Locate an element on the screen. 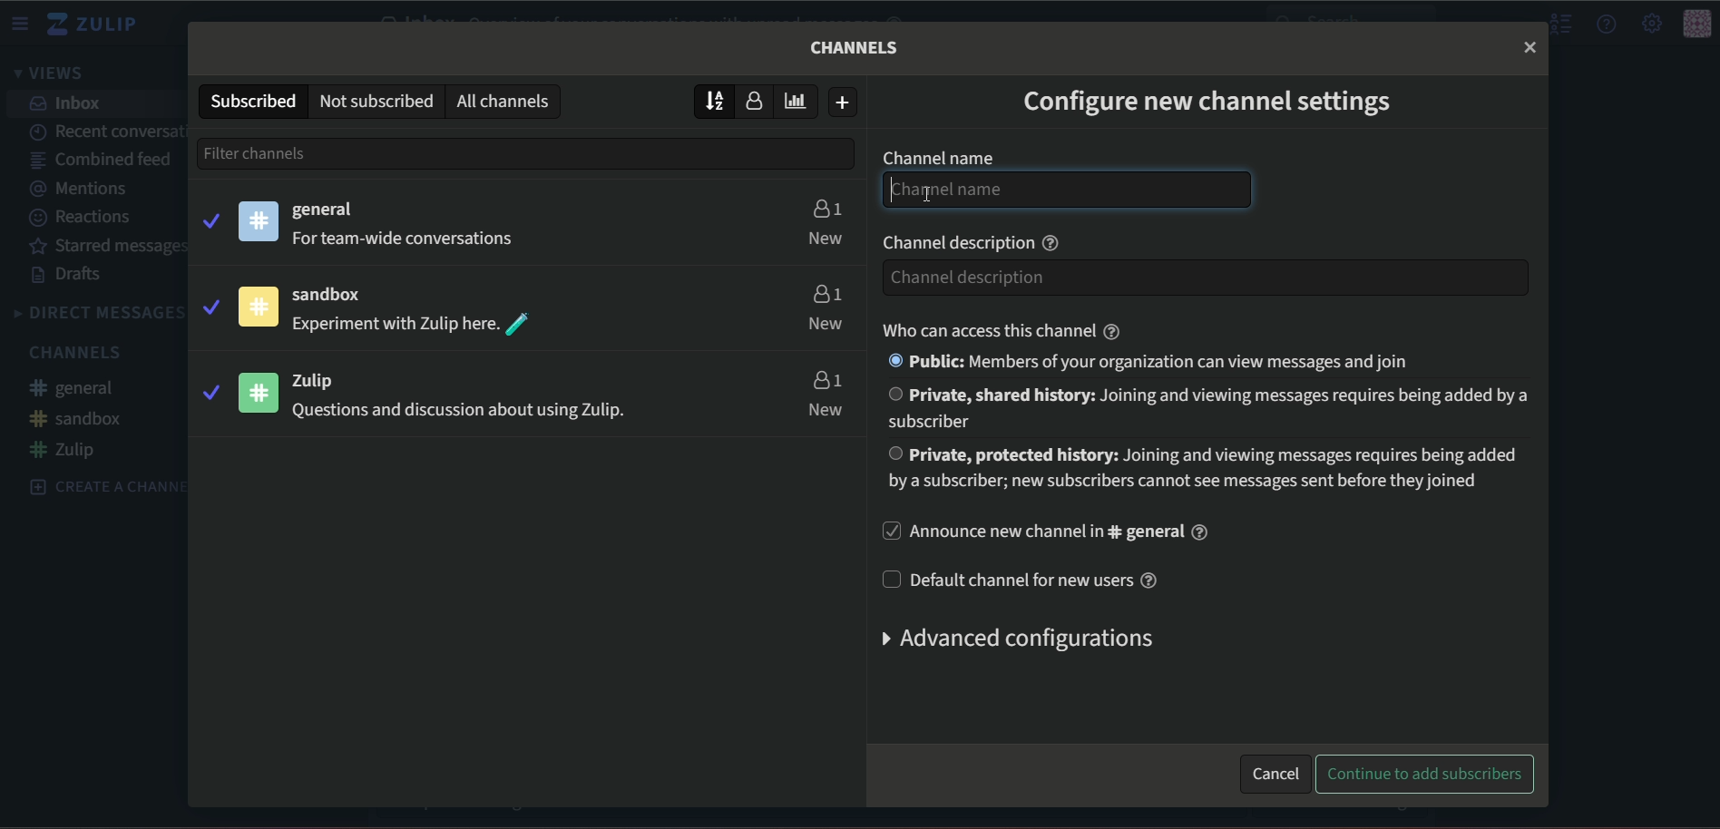 The image size is (1720, 829). Channels is located at coordinates (80, 352).